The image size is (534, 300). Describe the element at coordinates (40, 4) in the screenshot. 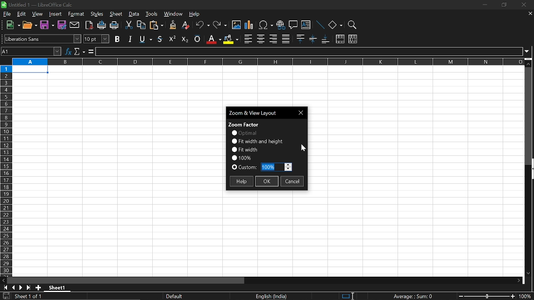

I see `Current window` at that location.